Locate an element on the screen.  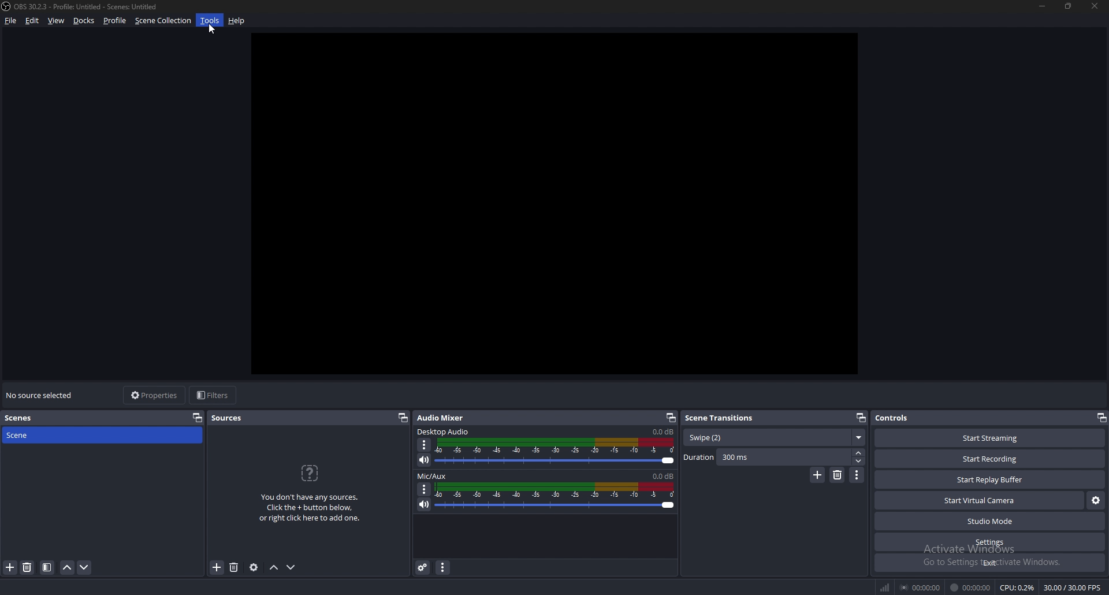
increase duration is located at coordinates (859, 452).